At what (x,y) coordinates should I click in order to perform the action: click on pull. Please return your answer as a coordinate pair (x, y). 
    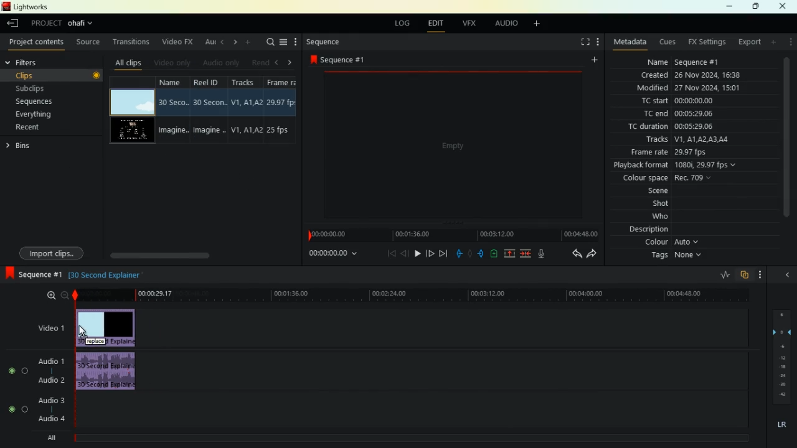
    Looking at the image, I should click on (457, 252).